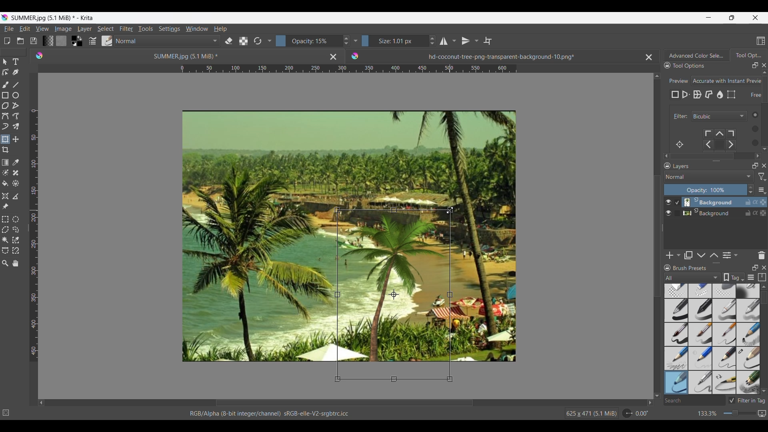 This screenshot has width=768, height=432. What do you see at coordinates (719, 116) in the screenshot?
I see `Bicubic` at bounding box center [719, 116].